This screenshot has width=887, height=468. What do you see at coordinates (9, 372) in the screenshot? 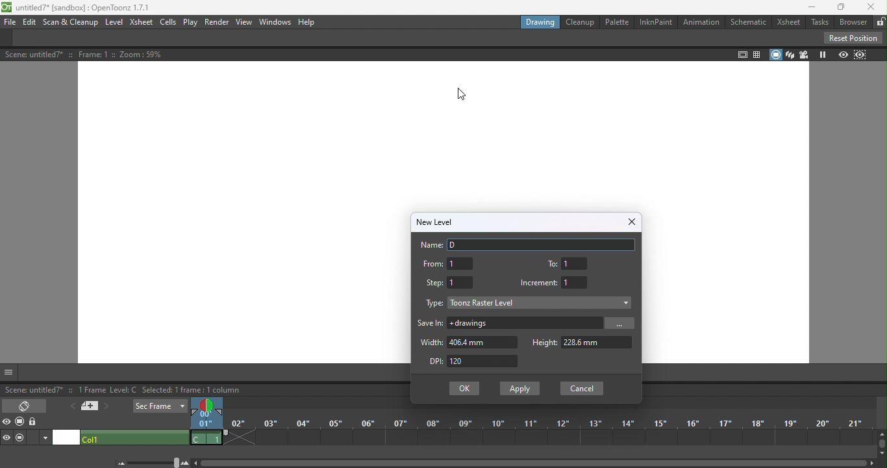
I see `GUI Show/Hide` at bounding box center [9, 372].